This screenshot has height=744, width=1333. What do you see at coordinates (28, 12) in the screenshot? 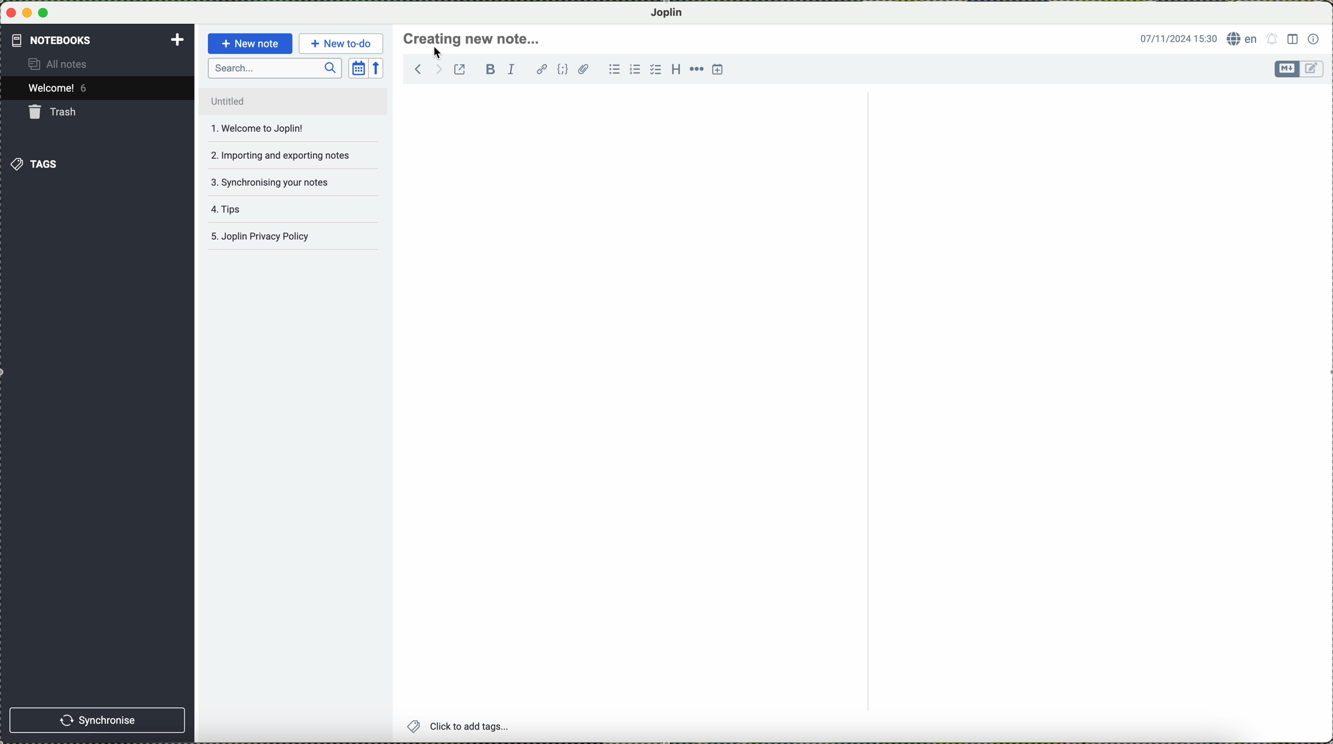
I see `minimize` at bounding box center [28, 12].